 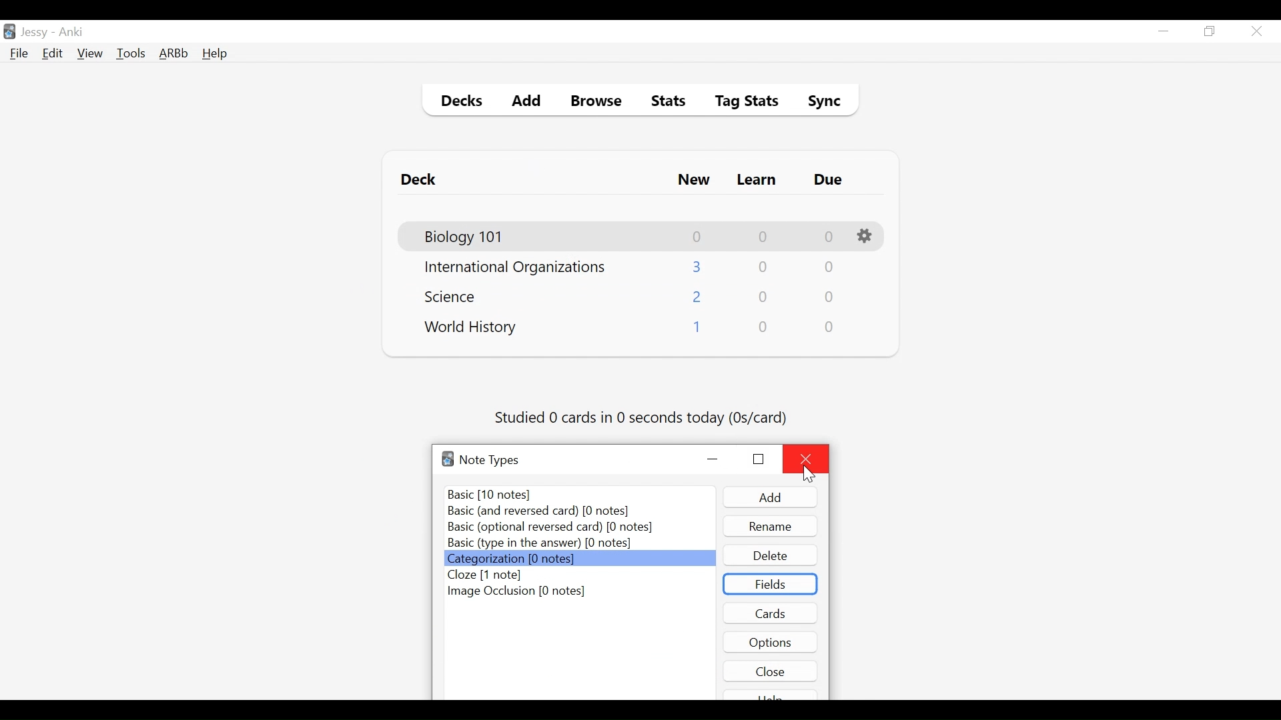 I want to click on Due Card Count, so click(x=828, y=269).